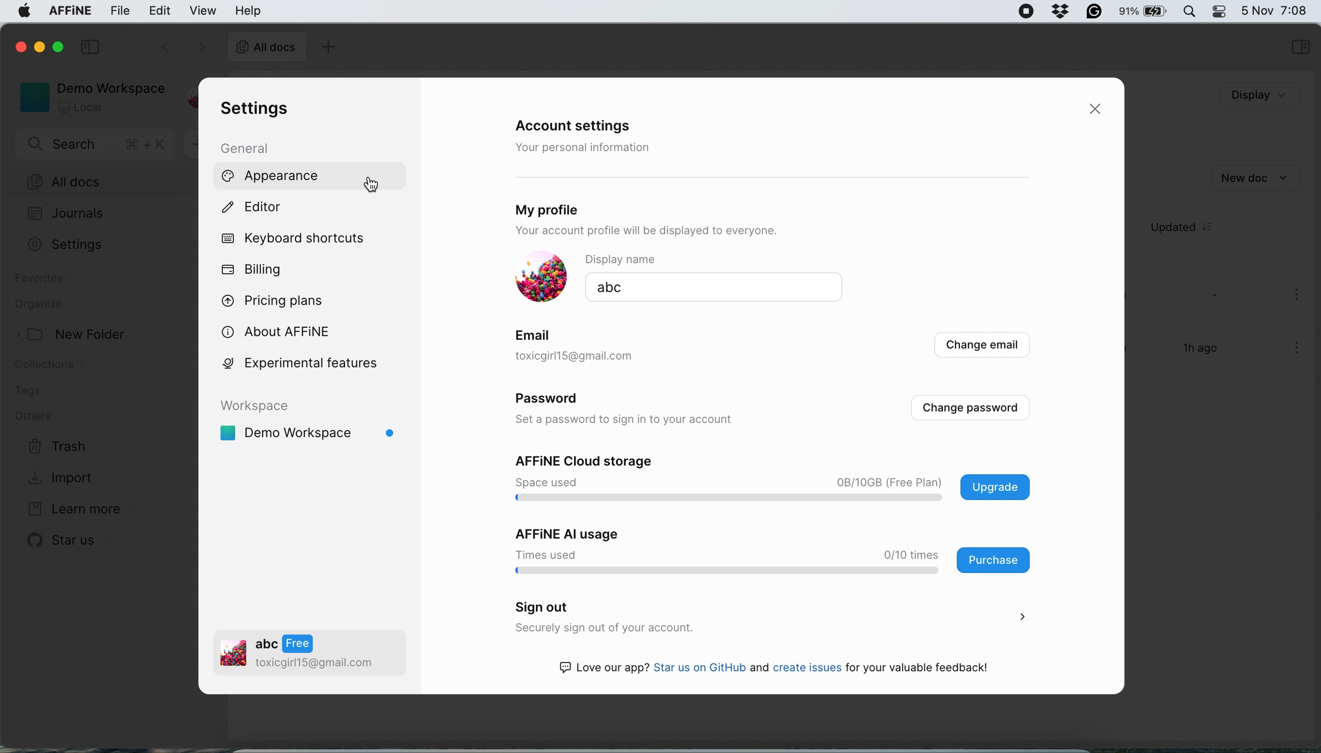  I want to click on spotlight search, so click(1192, 11).